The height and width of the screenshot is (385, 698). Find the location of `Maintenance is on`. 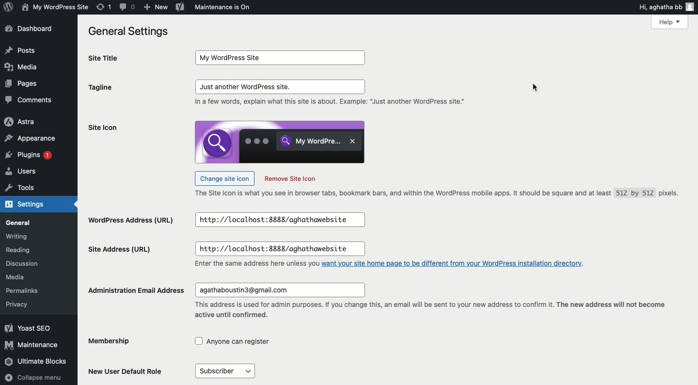

Maintenance is on is located at coordinates (222, 7).